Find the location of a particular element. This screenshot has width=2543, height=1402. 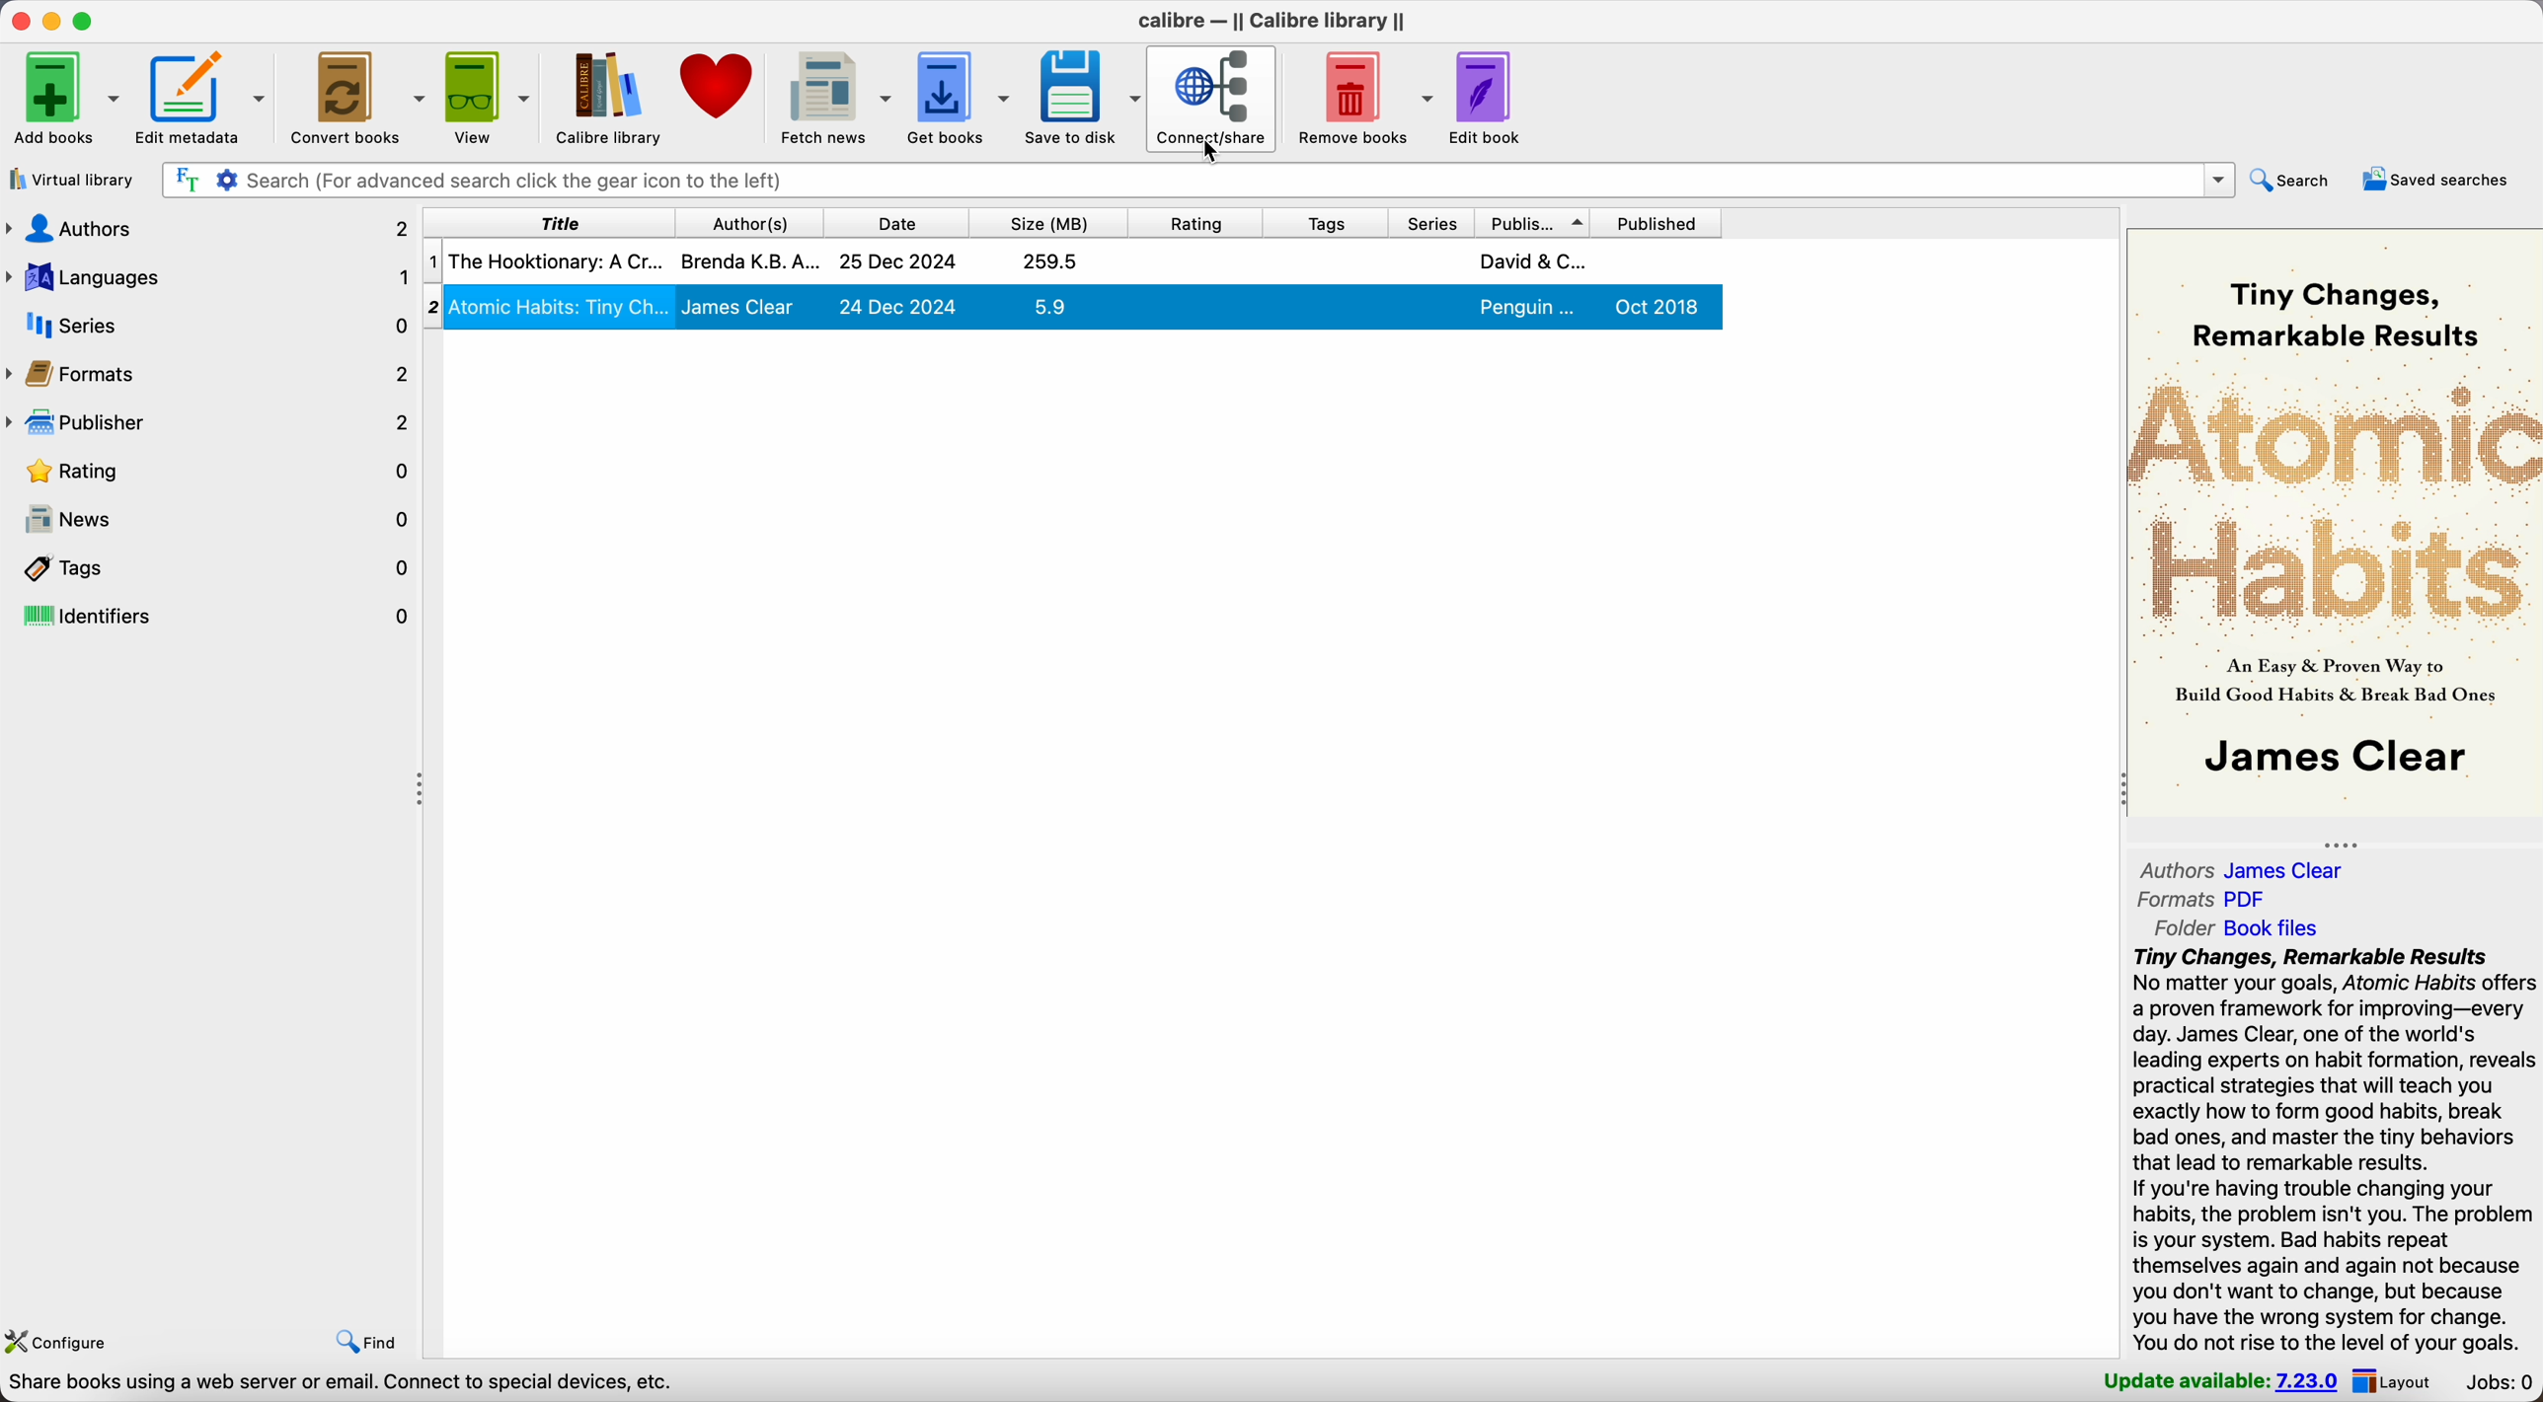

5.9 is located at coordinates (1049, 306).